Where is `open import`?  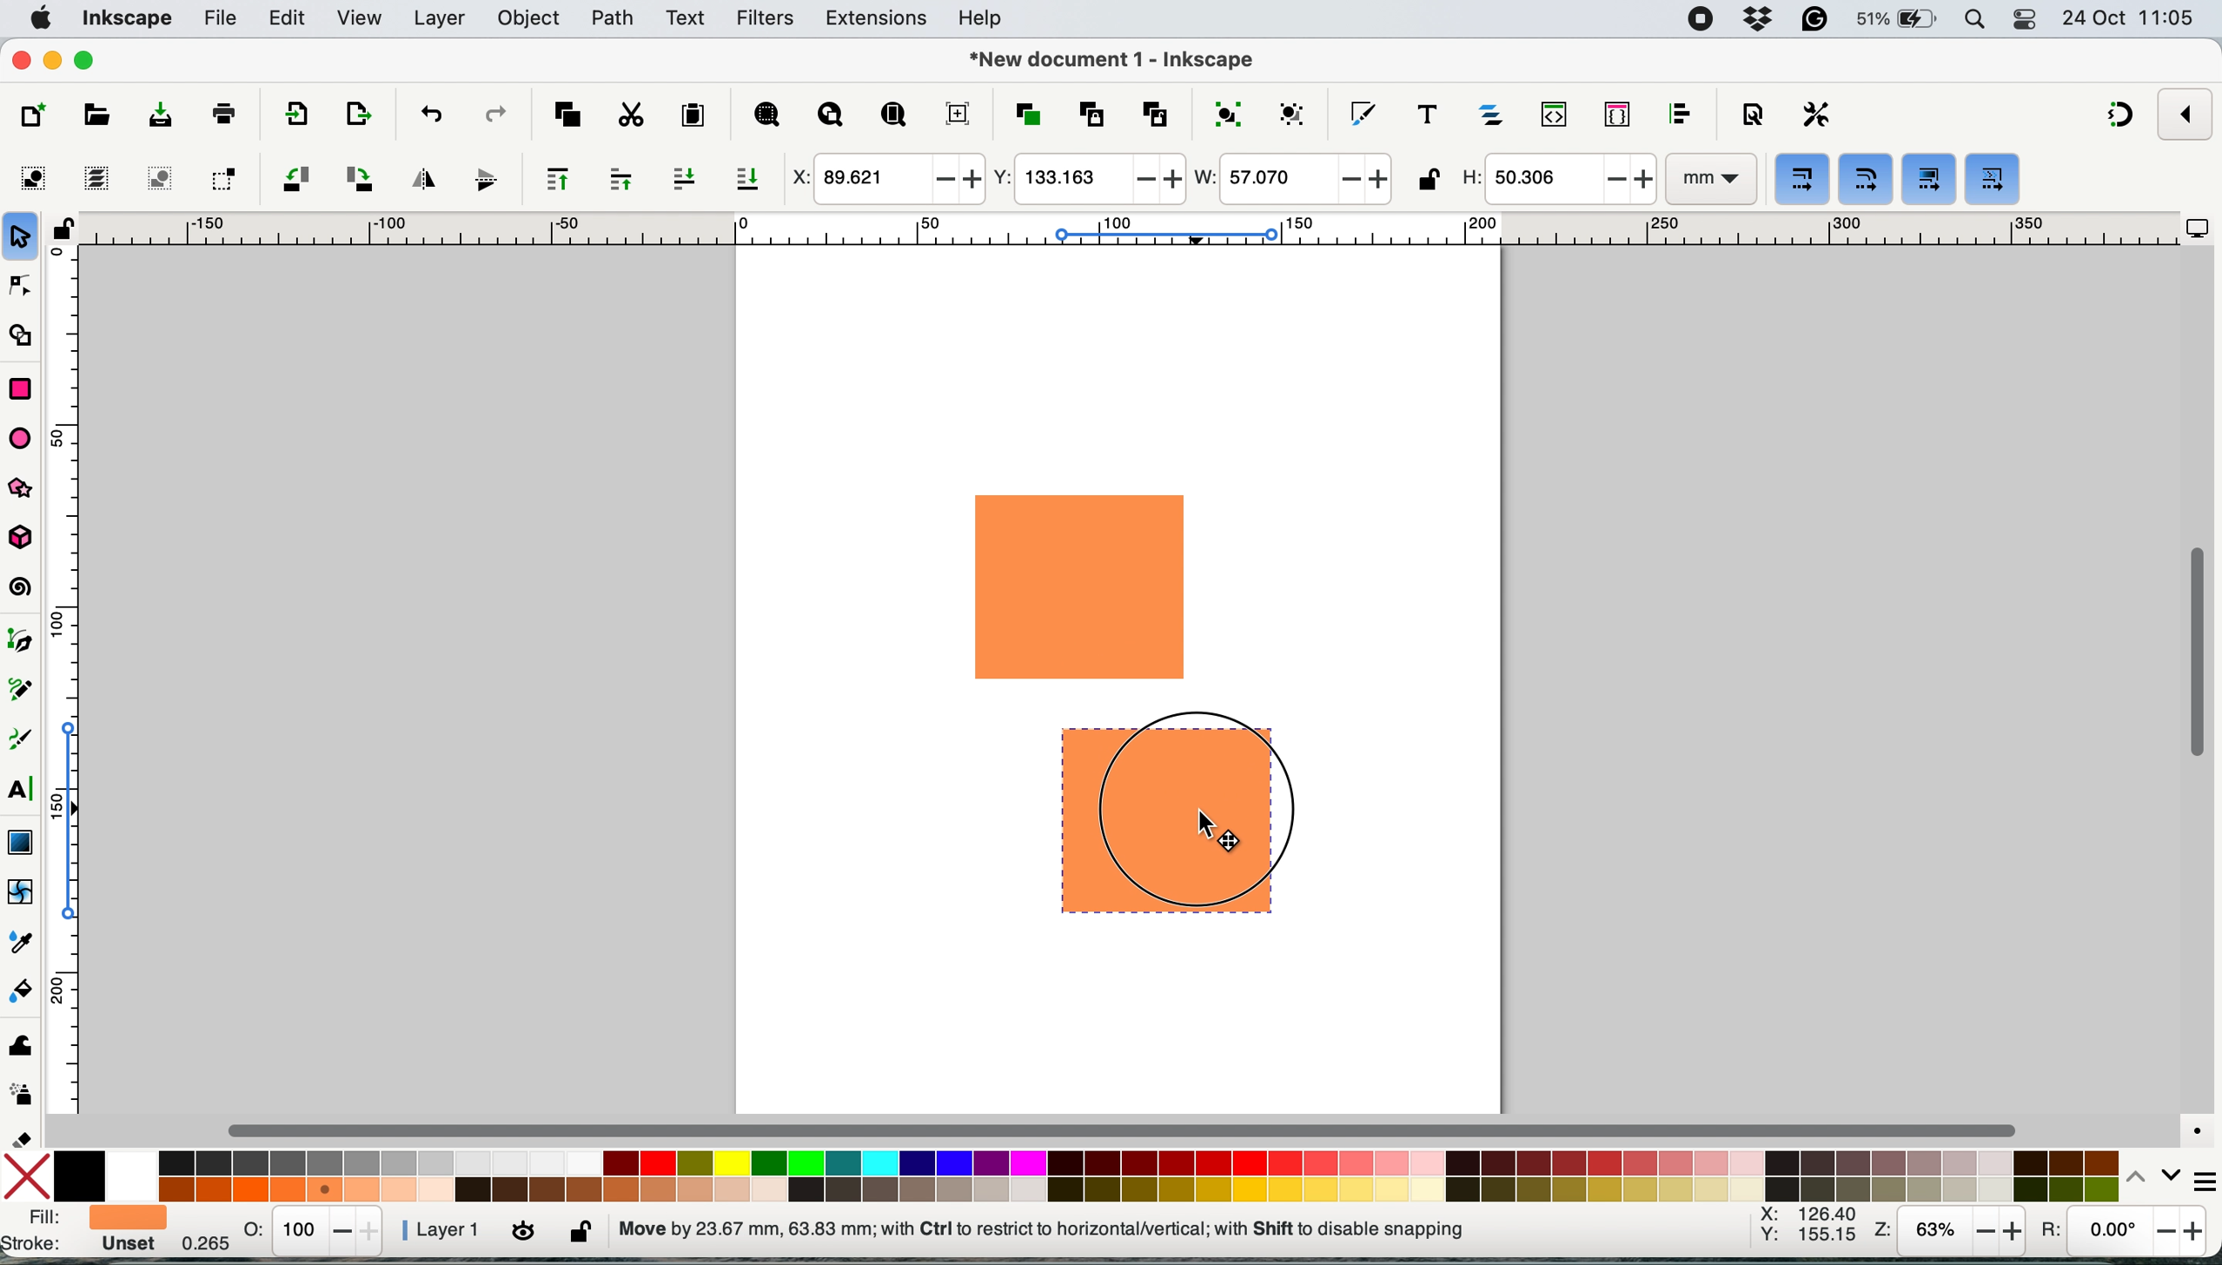 open import is located at coordinates (357, 114).